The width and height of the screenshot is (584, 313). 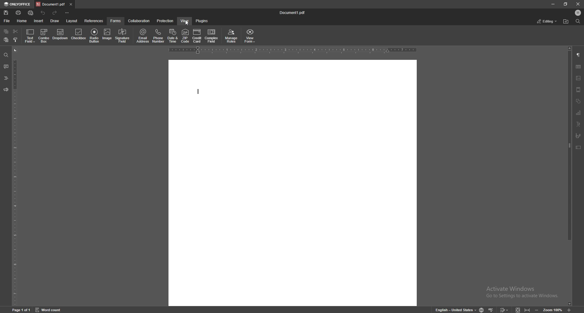 What do you see at coordinates (22, 309) in the screenshot?
I see `page` at bounding box center [22, 309].